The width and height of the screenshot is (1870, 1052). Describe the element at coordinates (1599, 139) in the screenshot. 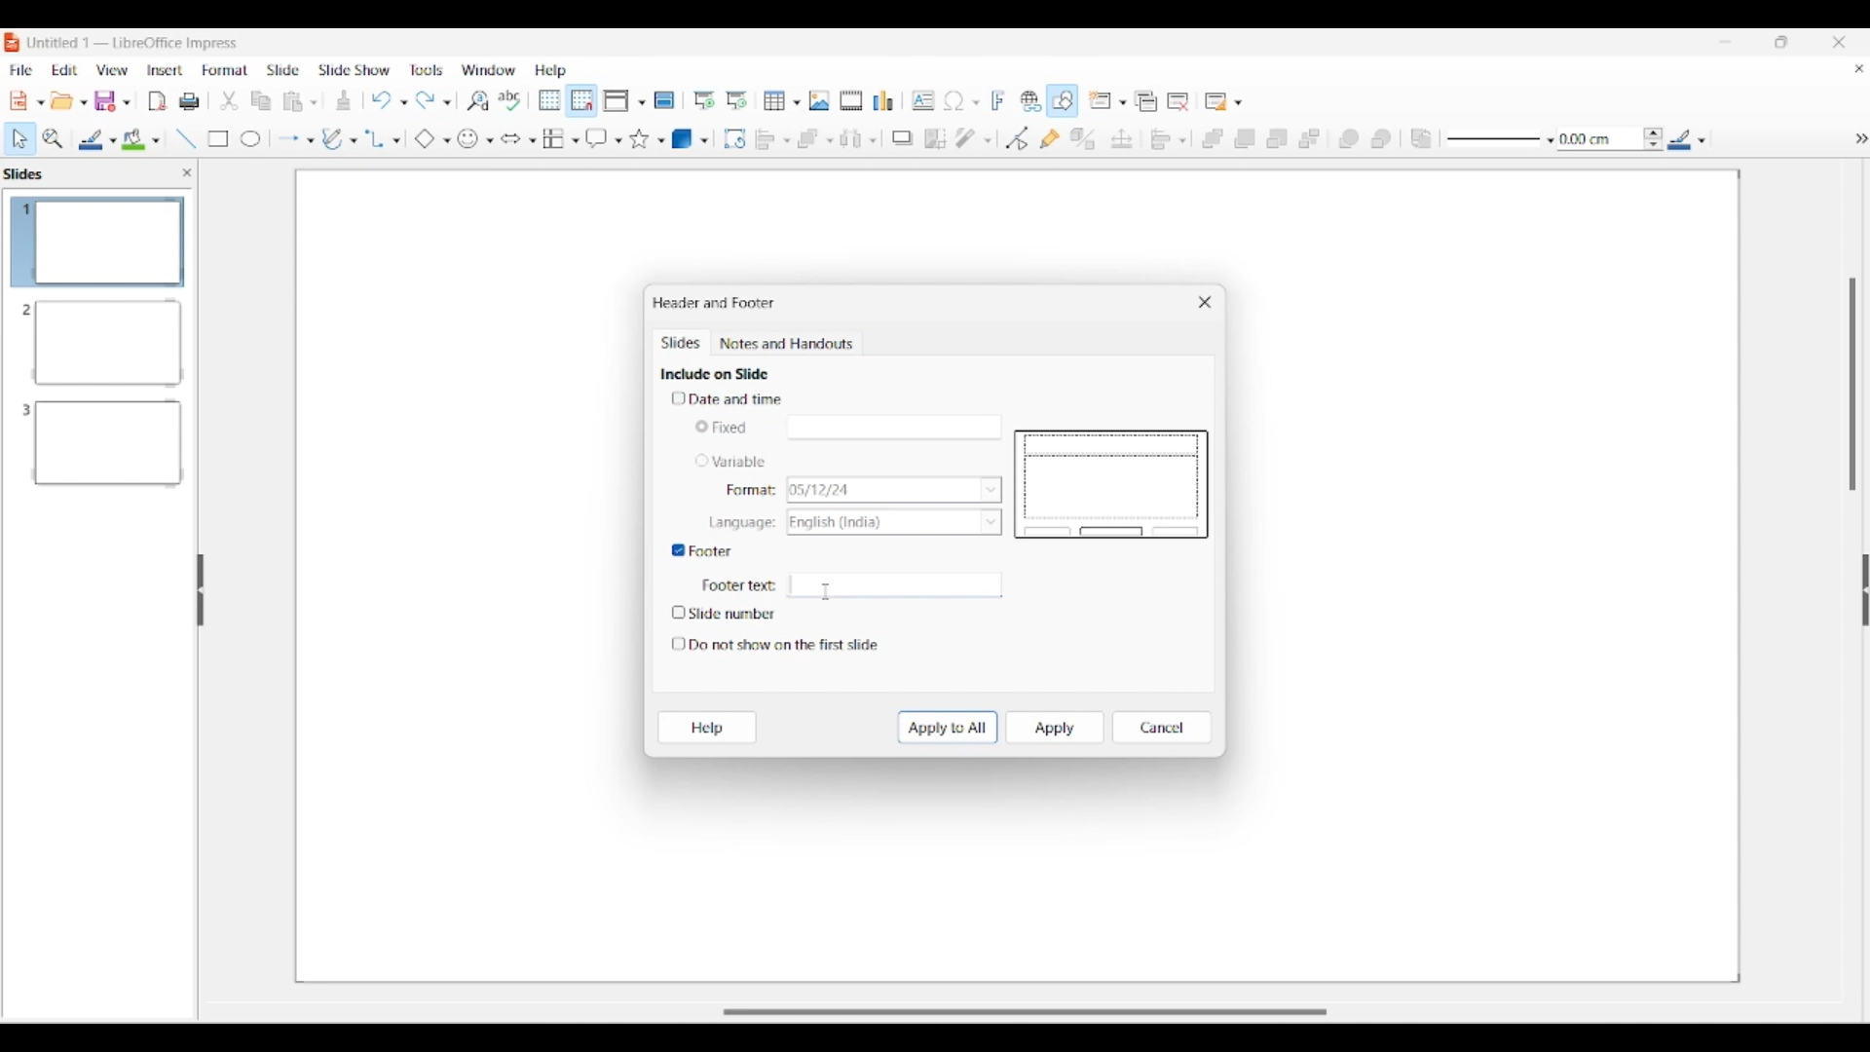

I see `Input line thickness` at that location.